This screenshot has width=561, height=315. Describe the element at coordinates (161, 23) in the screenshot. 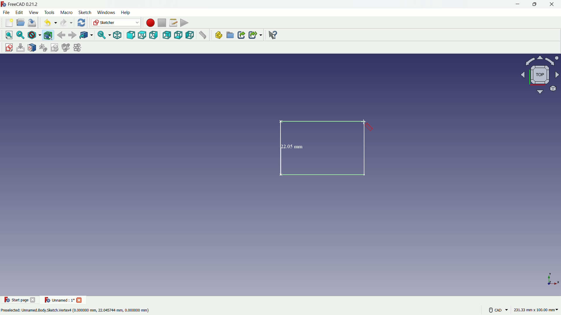

I see `stop macros` at that location.